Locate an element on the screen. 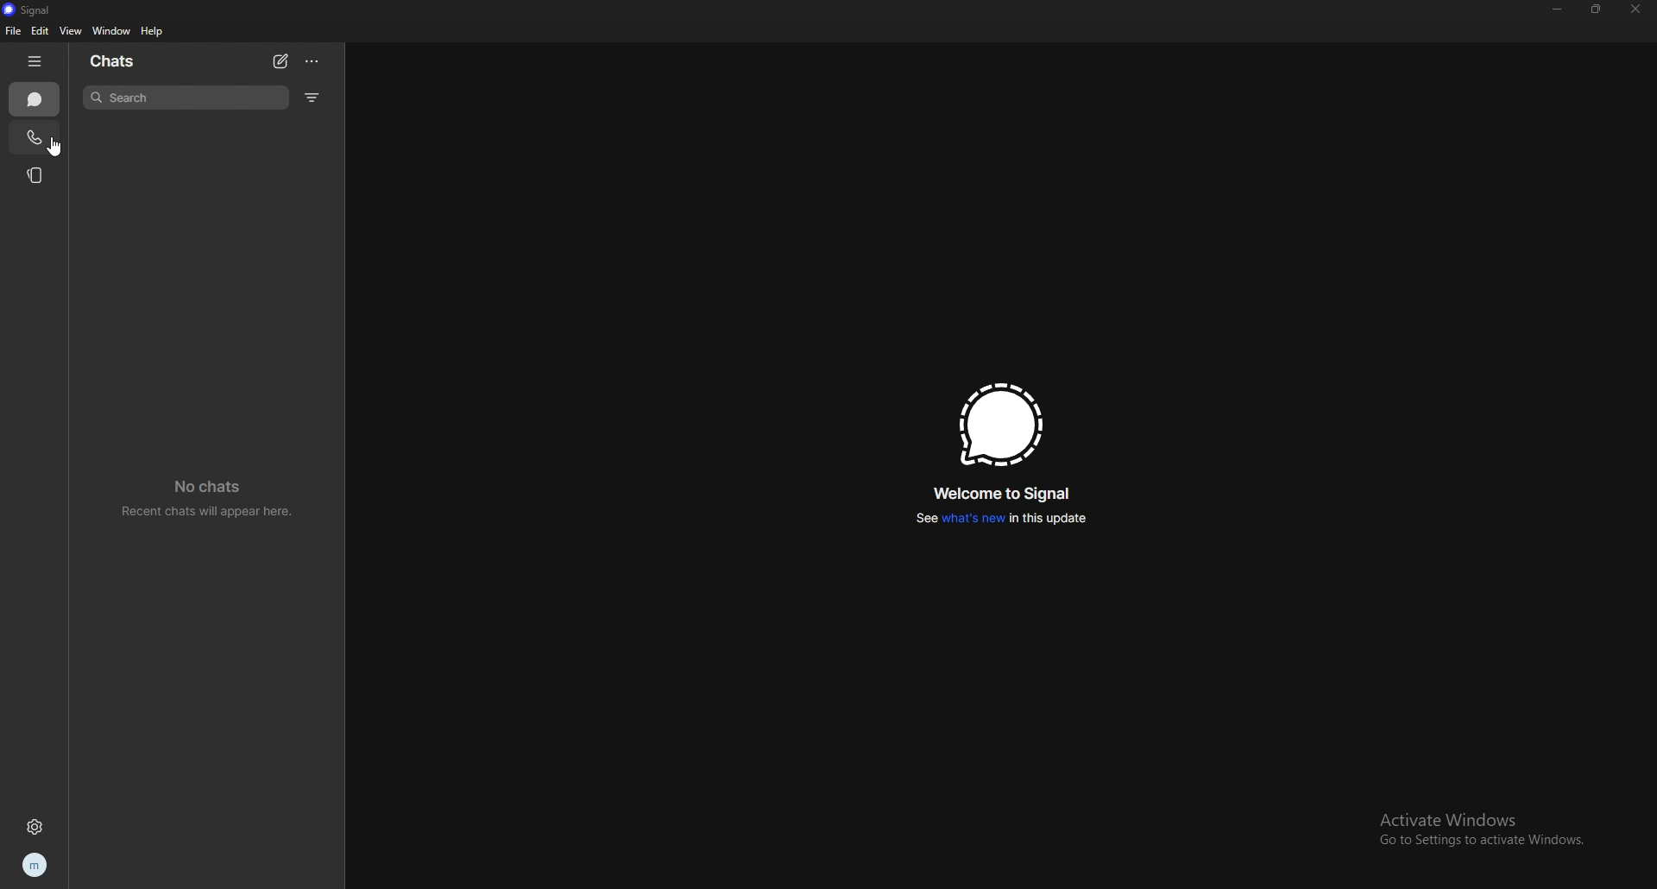 Image resolution: width=1657 pixels, height=889 pixels. calls is located at coordinates (35, 136).